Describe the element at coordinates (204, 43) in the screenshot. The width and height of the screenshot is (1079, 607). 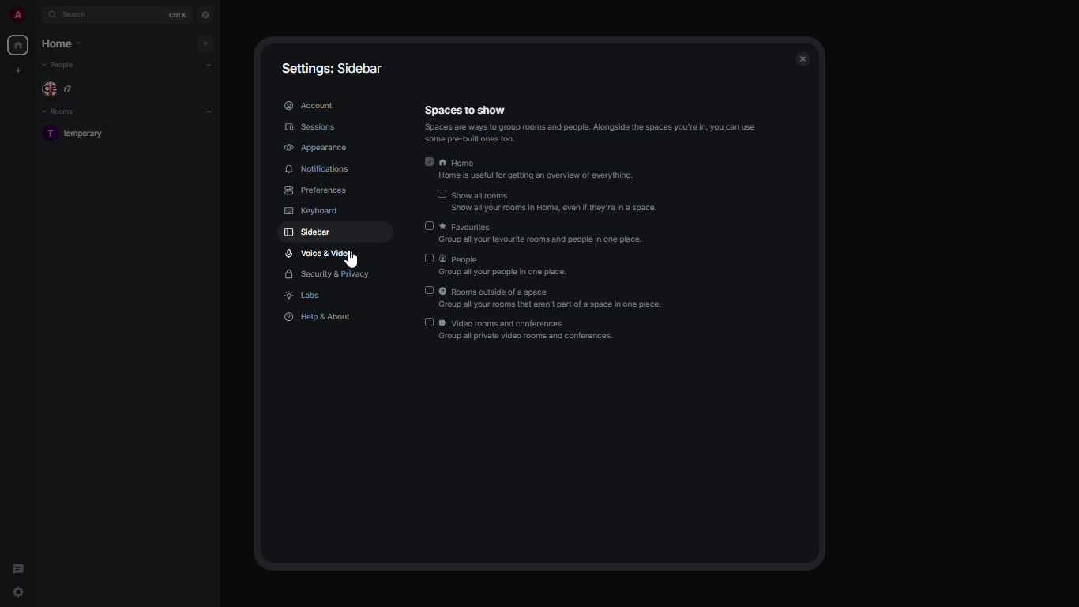
I see `add` at that location.